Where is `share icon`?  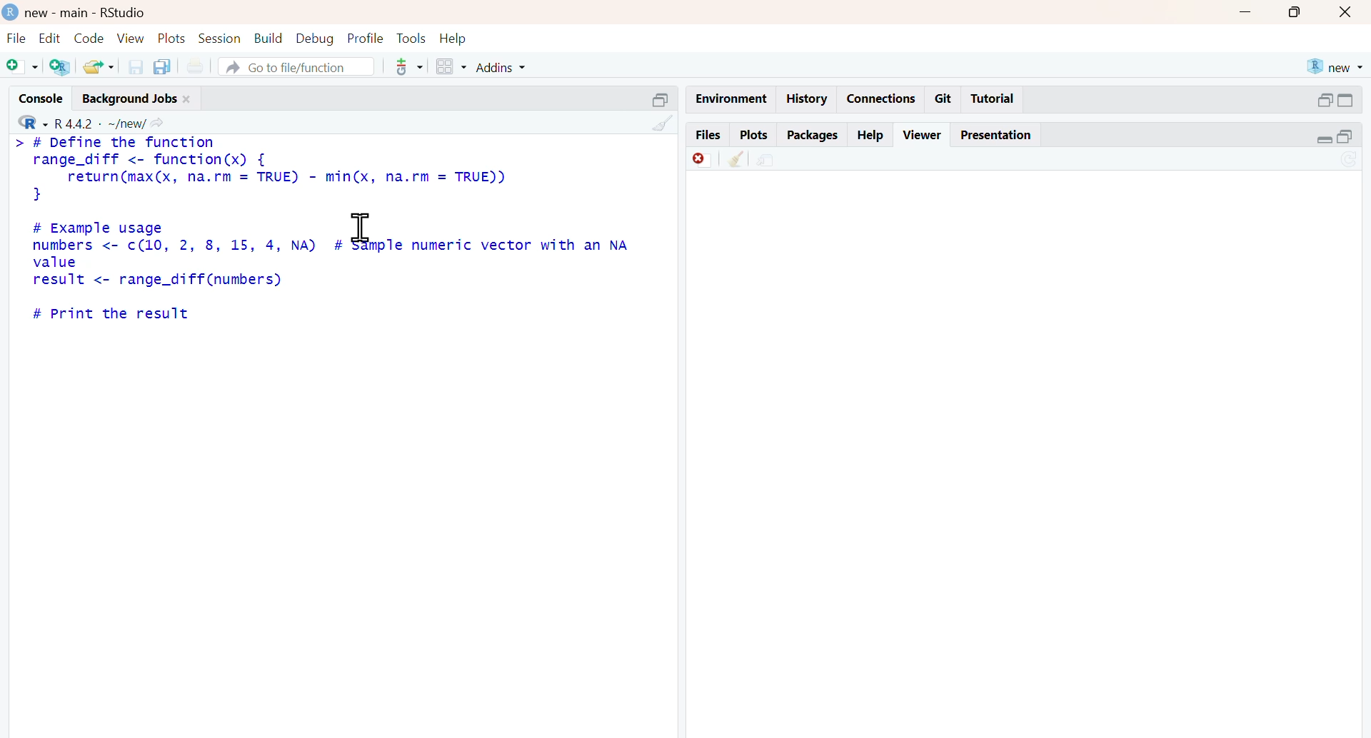 share icon is located at coordinates (156, 123).